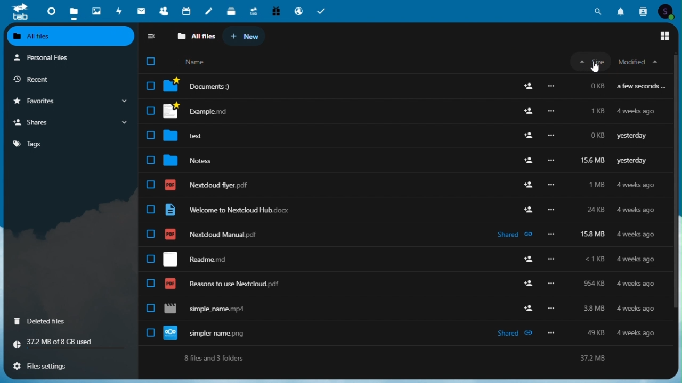  What do you see at coordinates (665, 36) in the screenshot?
I see `switch to grid view` at bounding box center [665, 36].